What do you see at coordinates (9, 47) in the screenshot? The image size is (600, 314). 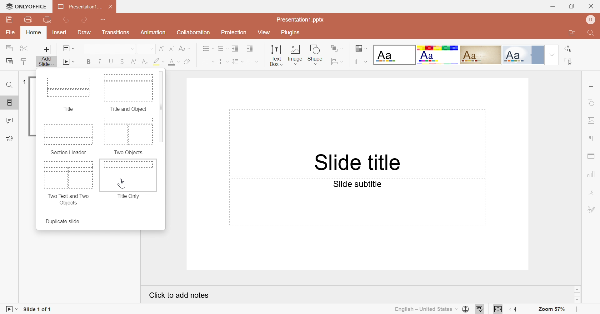 I see `Copy` at bounding box center [9, 47].